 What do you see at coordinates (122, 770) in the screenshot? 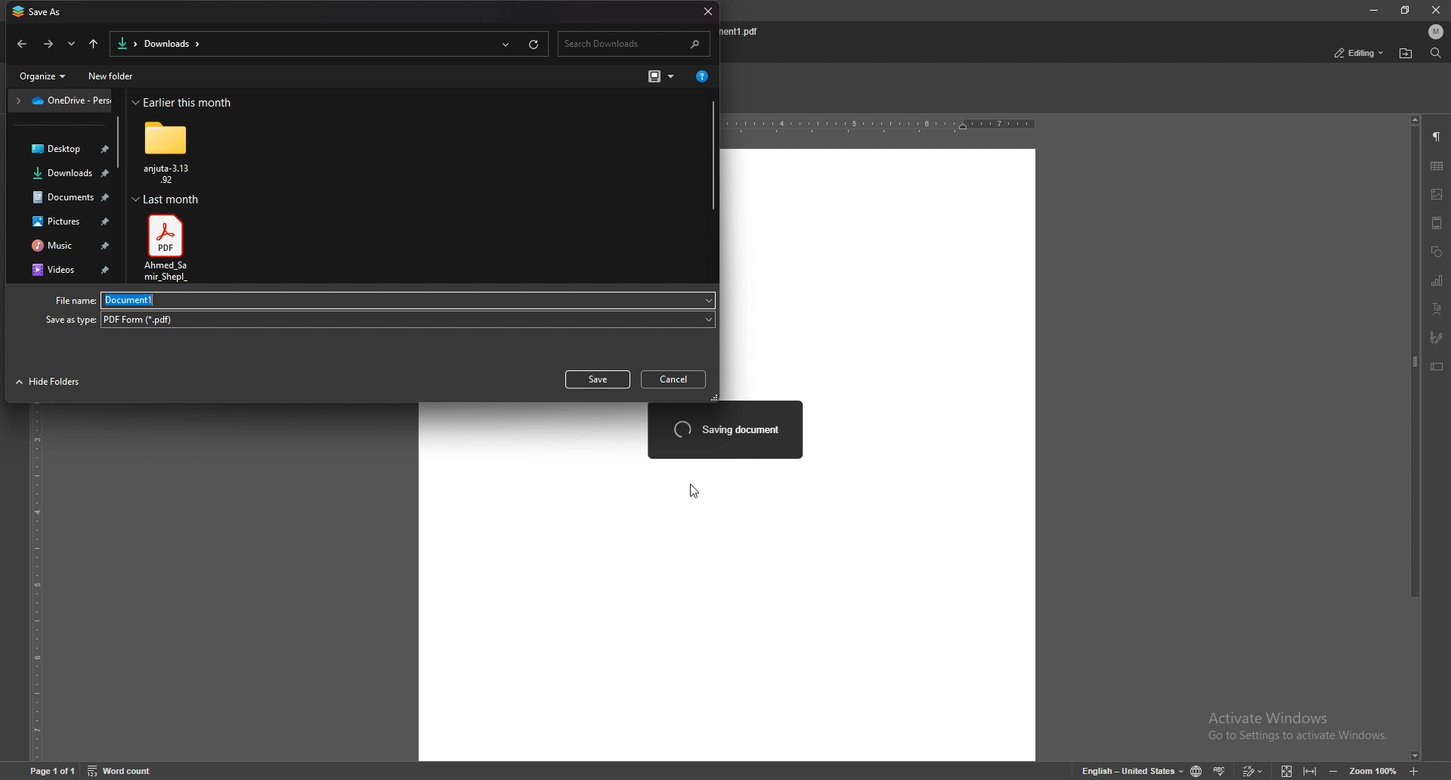
I see `word count` at bounding box center [122, 770].